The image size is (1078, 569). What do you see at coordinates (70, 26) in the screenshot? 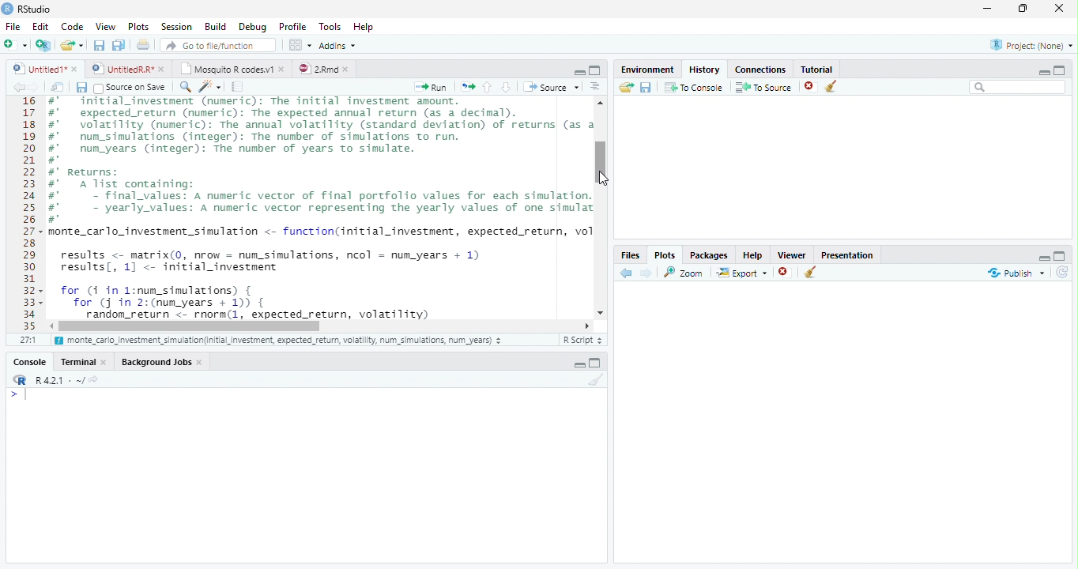
I see `Code` at bounding box center [70, 26].